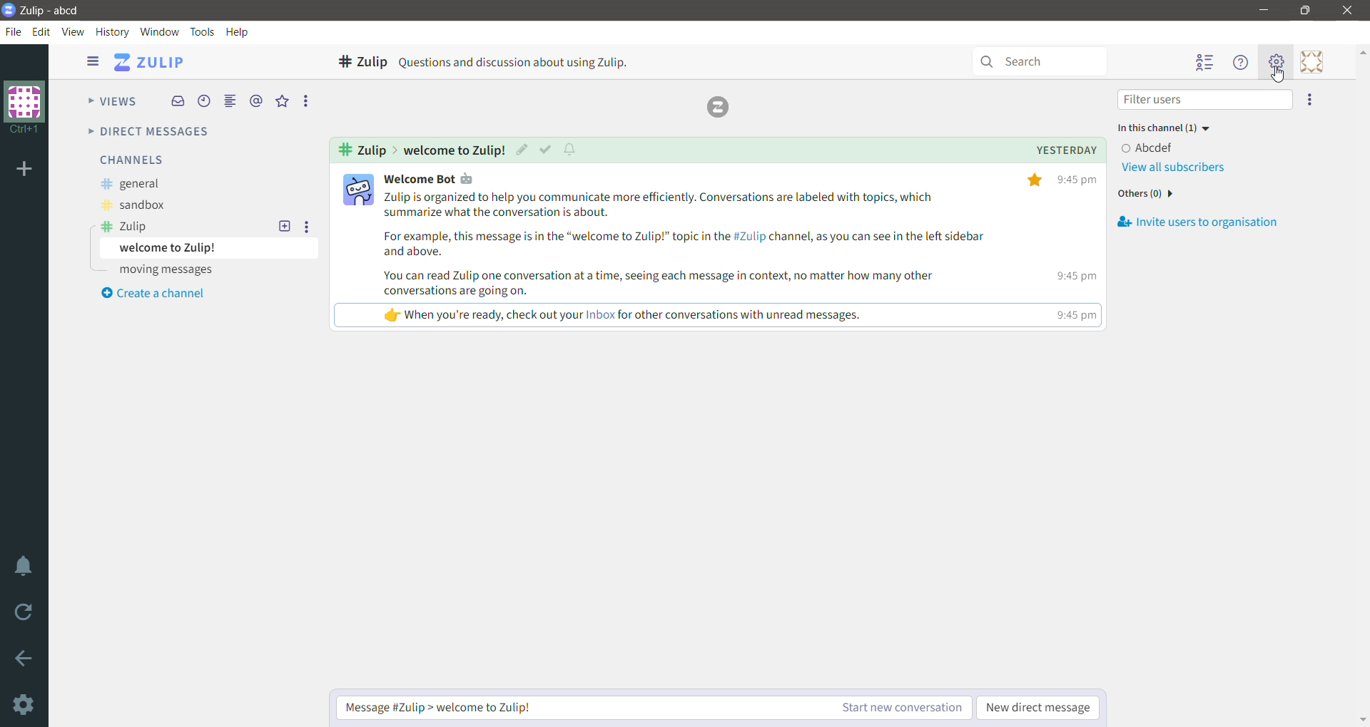  Describe the element at coordinates (1347, 11) in the screenshot. I see `Close` at that location.